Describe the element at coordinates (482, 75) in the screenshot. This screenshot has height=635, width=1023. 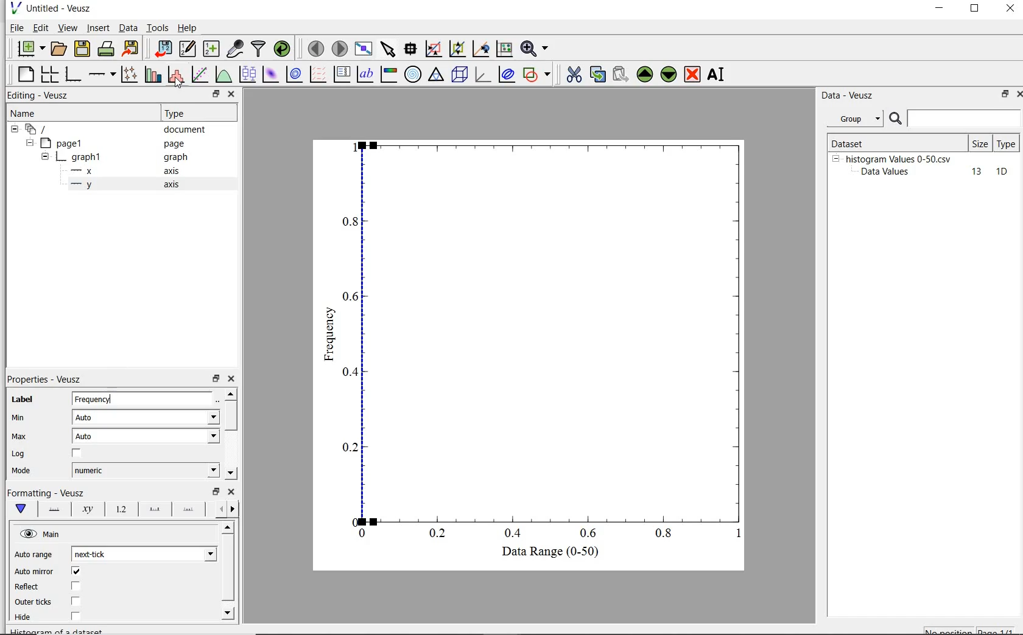
I see `3d graph` at that location.